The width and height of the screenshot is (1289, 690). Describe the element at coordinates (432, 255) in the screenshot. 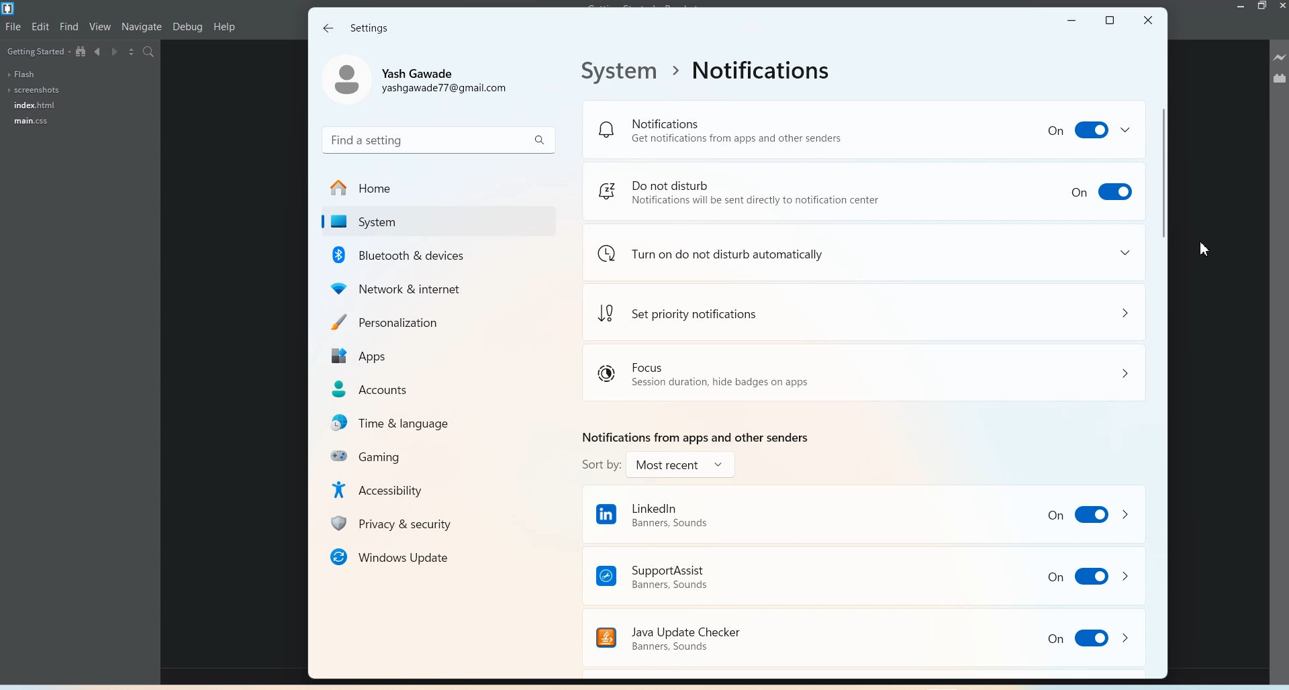

I see `Bluetooth & devices` at that location.